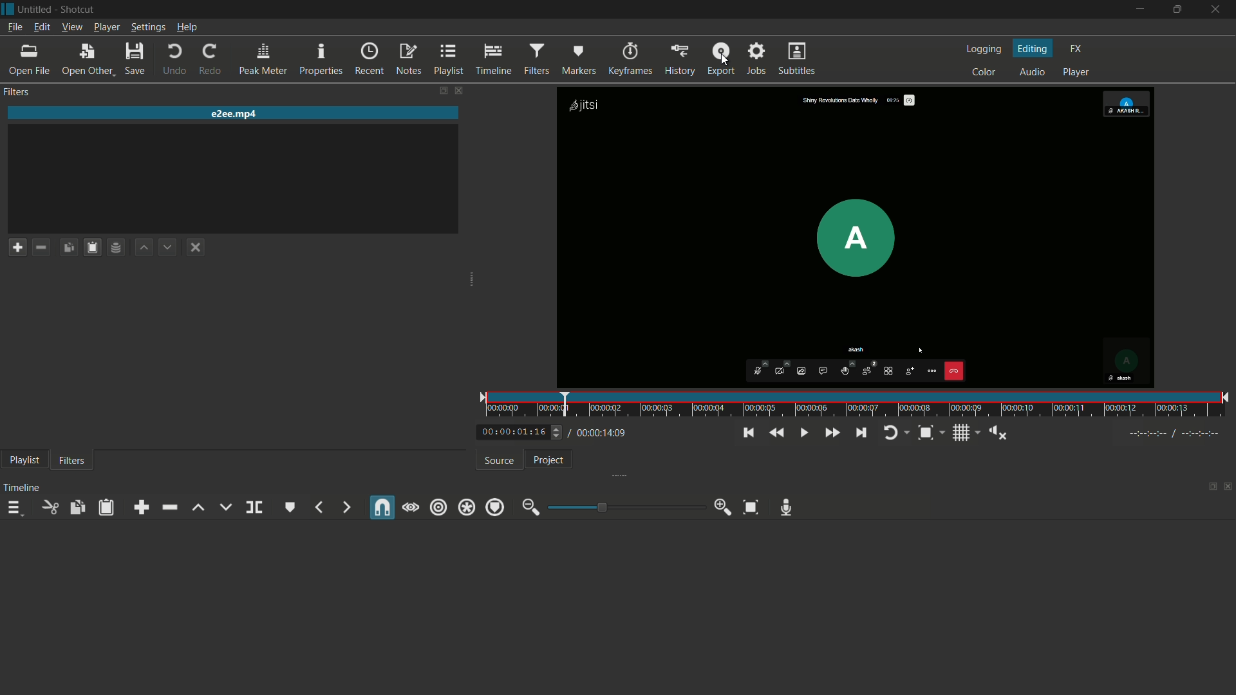 The width and height of the screenshot is (1236, 695). I want to click on save, so click(135, 59).